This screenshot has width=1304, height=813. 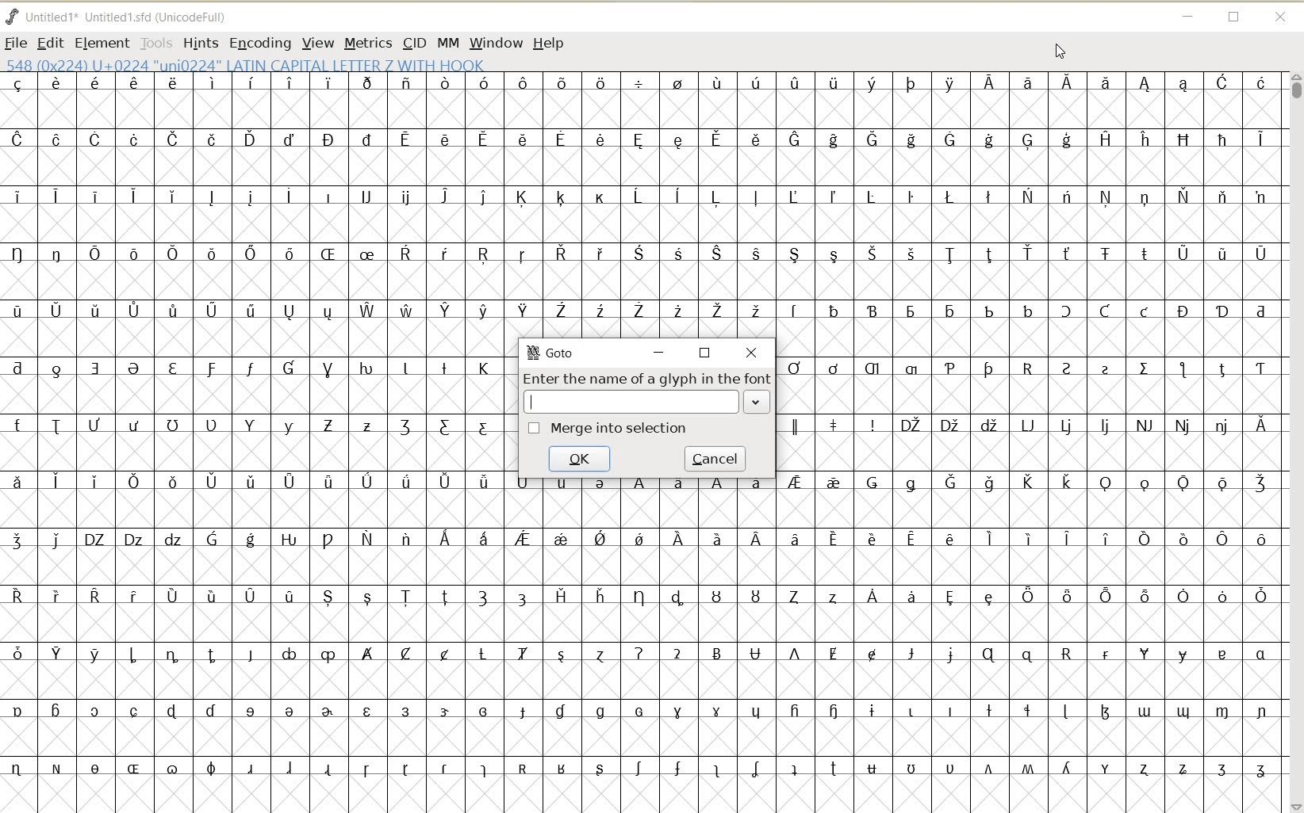 I want to click on cancel, so click(x=716, y=457).